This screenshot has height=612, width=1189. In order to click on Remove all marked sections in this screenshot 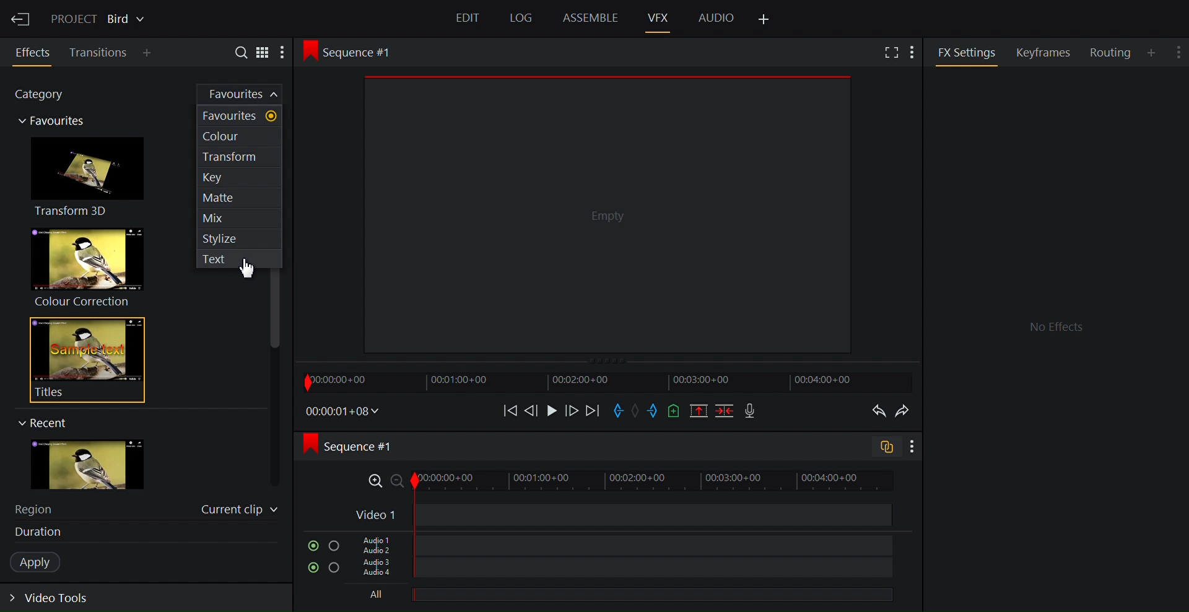, I will do `click(700, 413)`.